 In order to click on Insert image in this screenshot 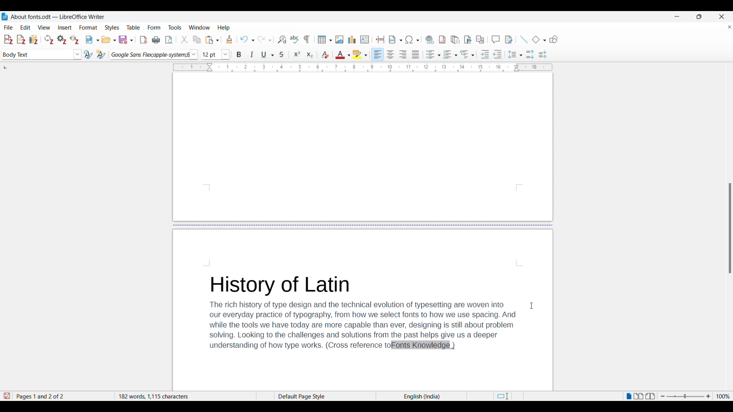, I will do `click(339, 40)`.